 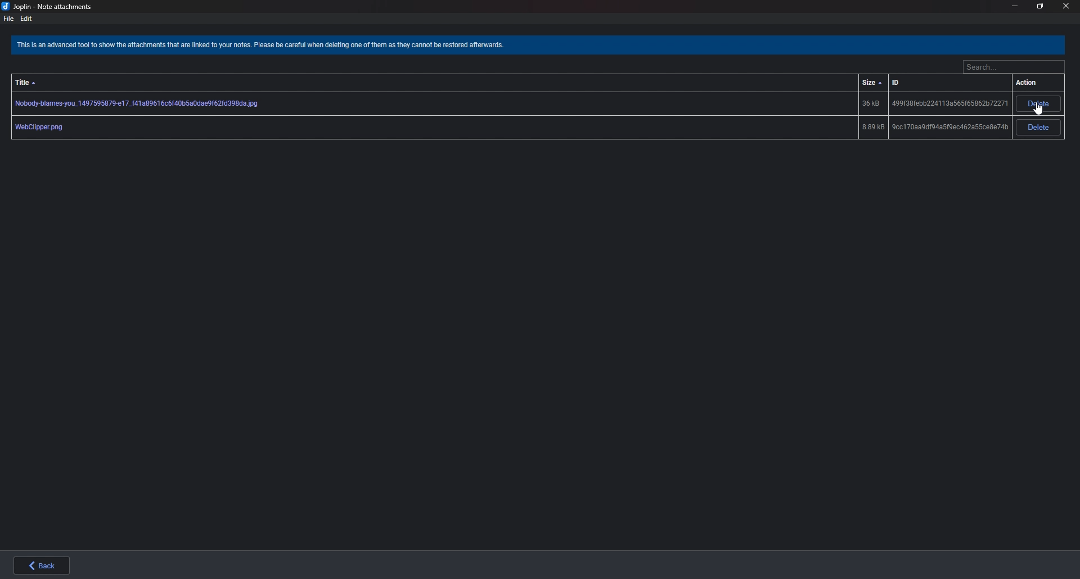 What do you see at coordinates (1038, 108) in the screenshot?
I see `cursor` at bounding box center [1038, 108].